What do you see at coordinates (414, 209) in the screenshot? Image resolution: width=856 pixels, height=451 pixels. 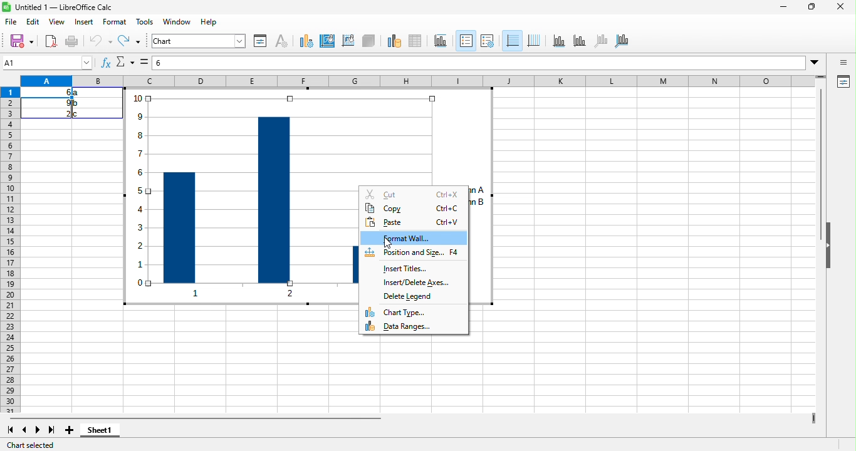 I see `copy` at bounding box center [414, 209].